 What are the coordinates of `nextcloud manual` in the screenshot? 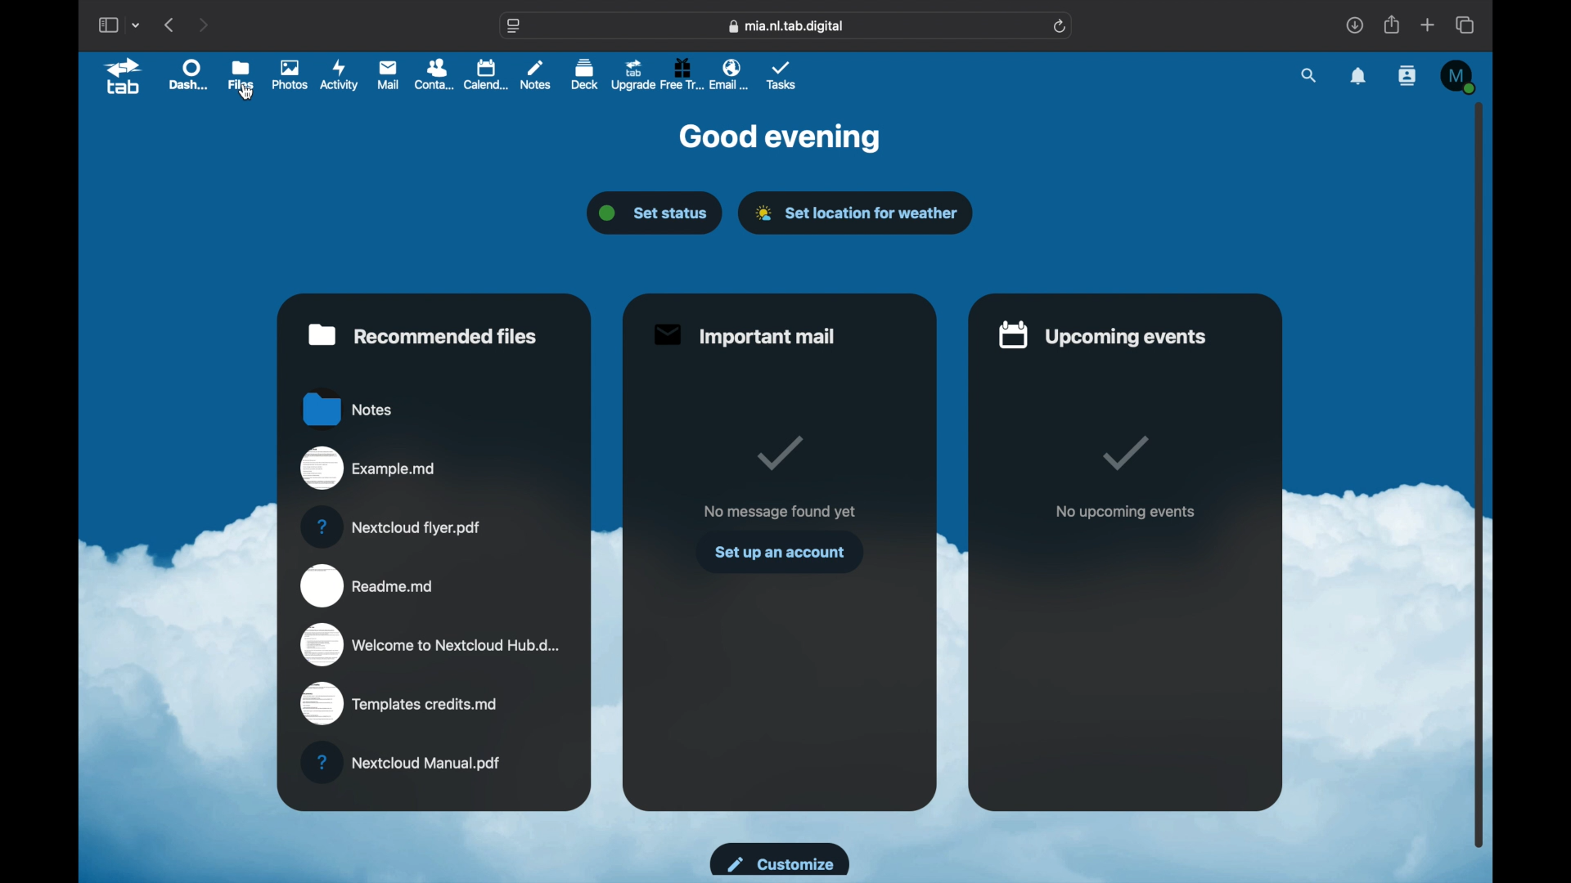 It's located at (402, 761).